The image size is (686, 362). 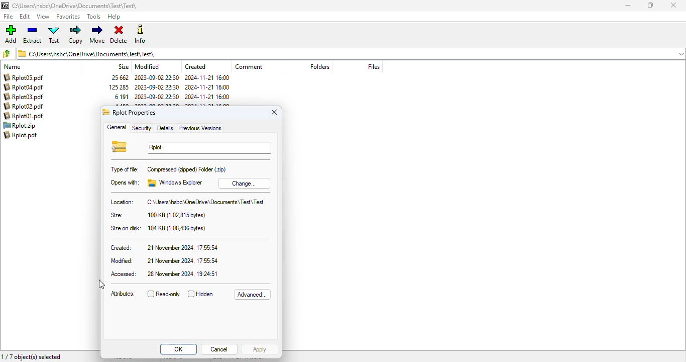 I want to click on comment, so click(x=249, y=66).